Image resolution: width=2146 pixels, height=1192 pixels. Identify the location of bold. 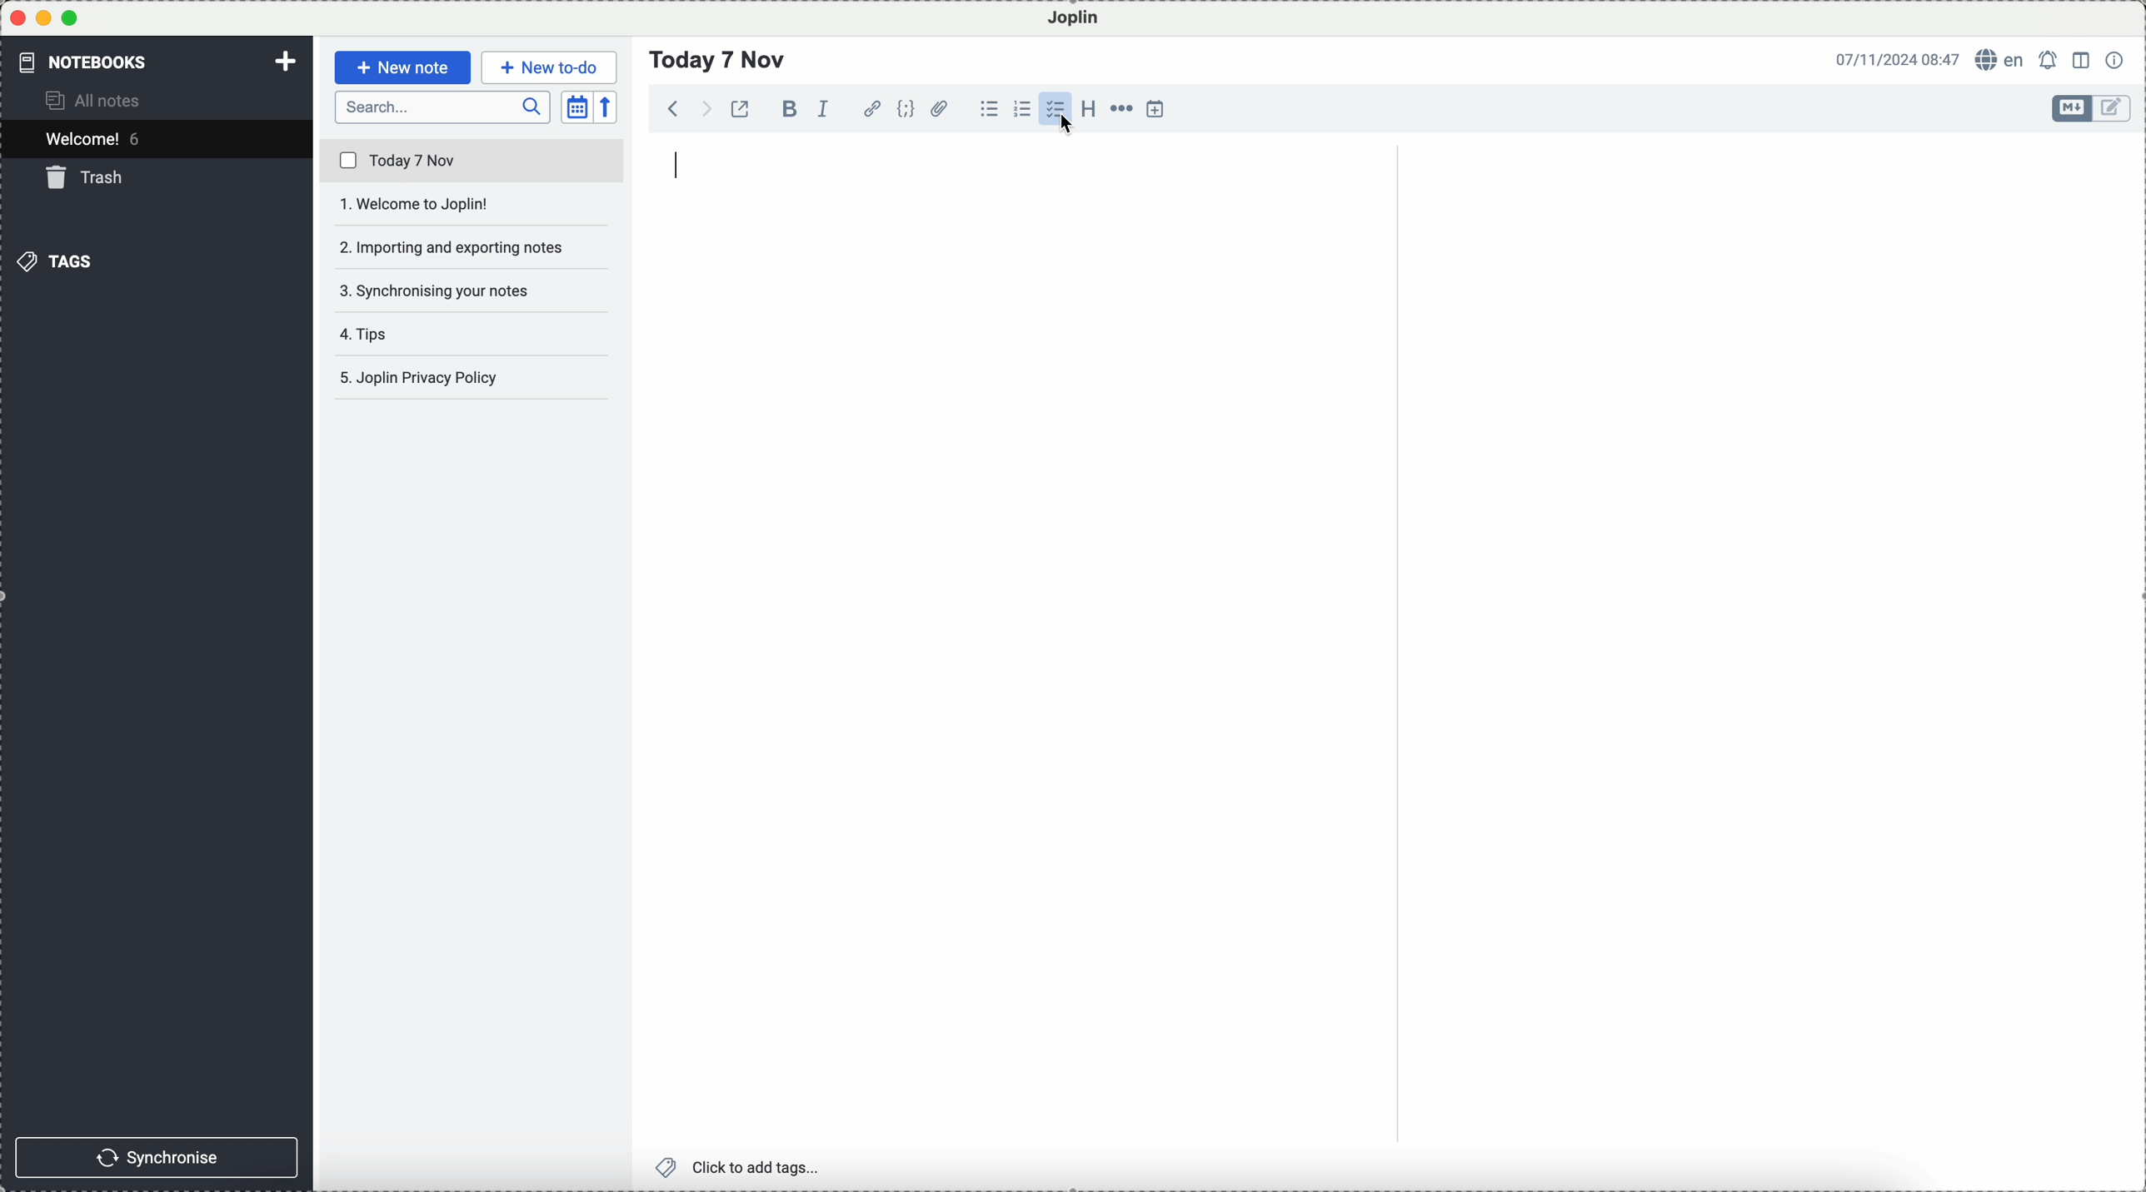
(786, 108).